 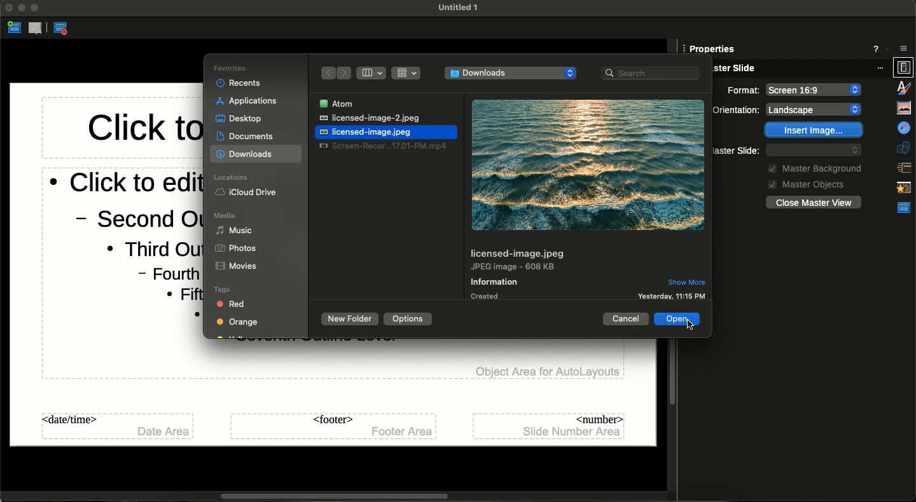 What do you see at coordinates (878, 48) in the screenshot?
I see `More options` at bounding box center [878, 48].